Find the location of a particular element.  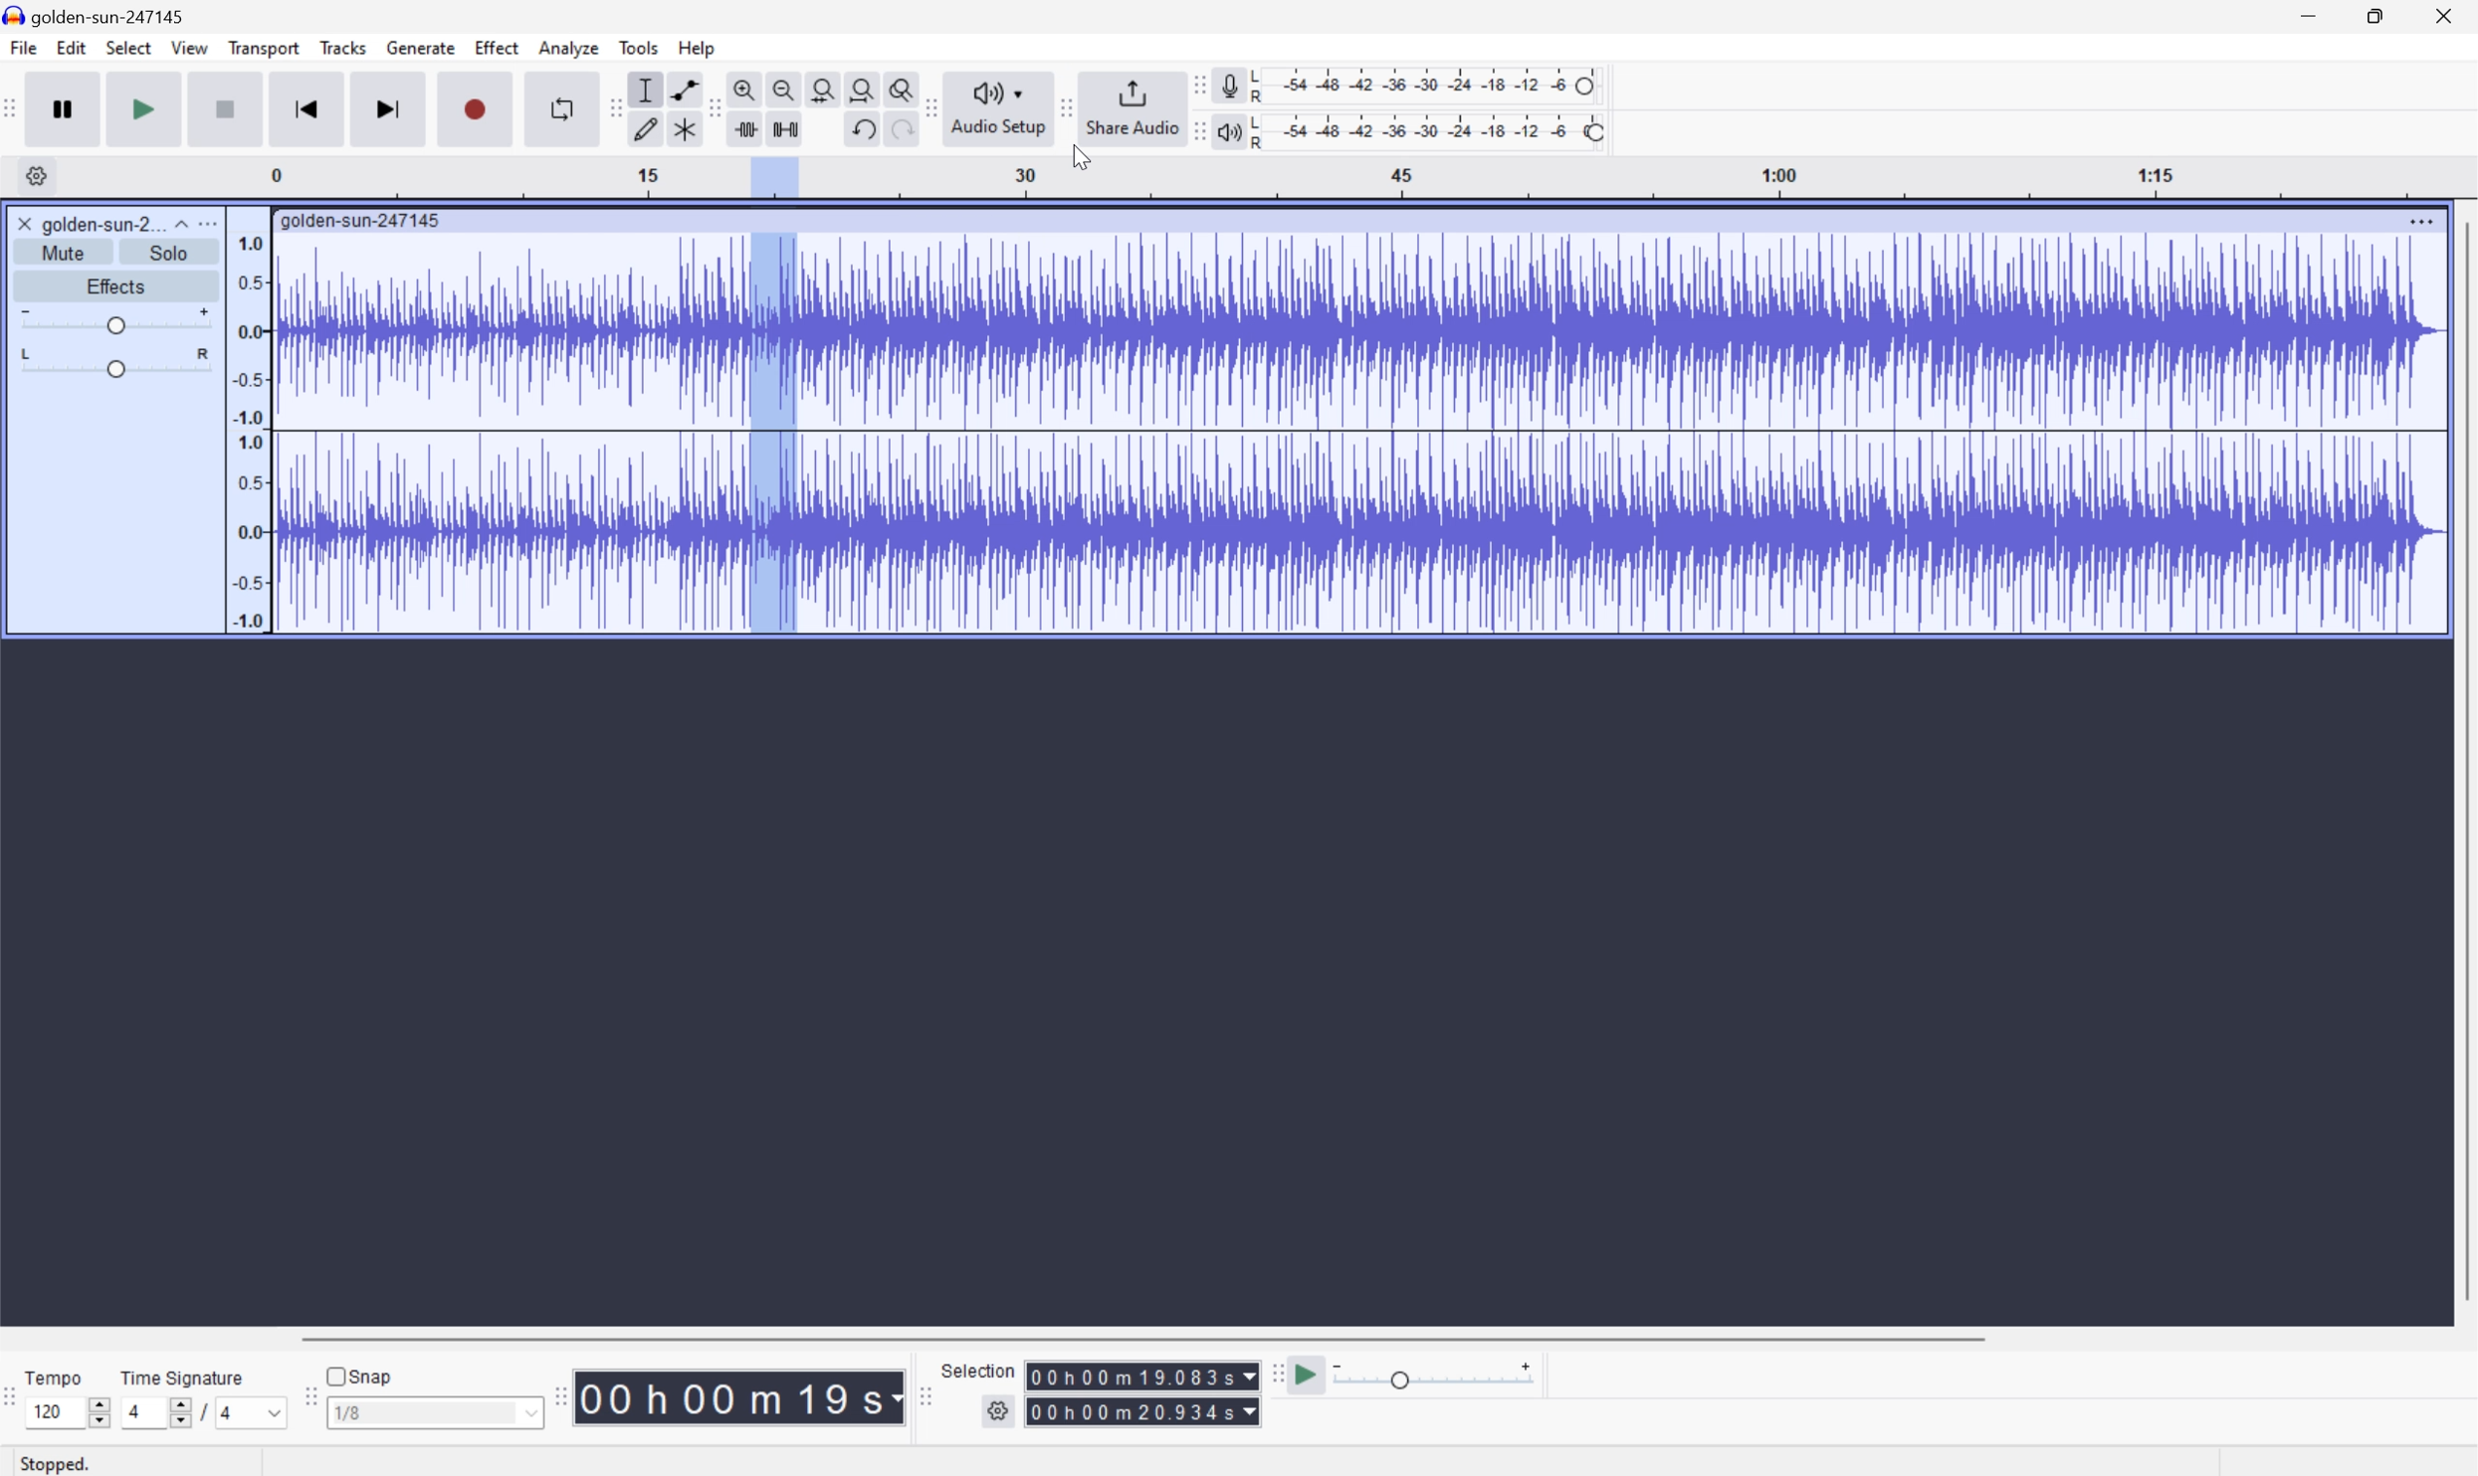

Restore Down is located at coordinates (2369, 14).